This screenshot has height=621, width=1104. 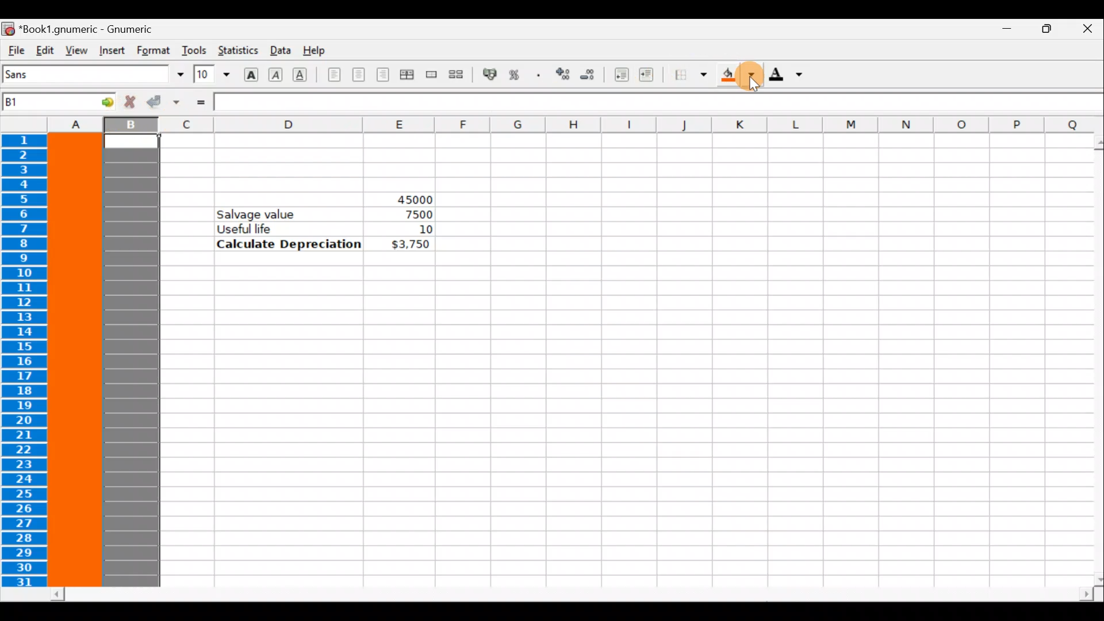 What do you see at coordinates (91, 75) in the screenshot?
I see `Font name - Sans` at bounding box center [91, 75].